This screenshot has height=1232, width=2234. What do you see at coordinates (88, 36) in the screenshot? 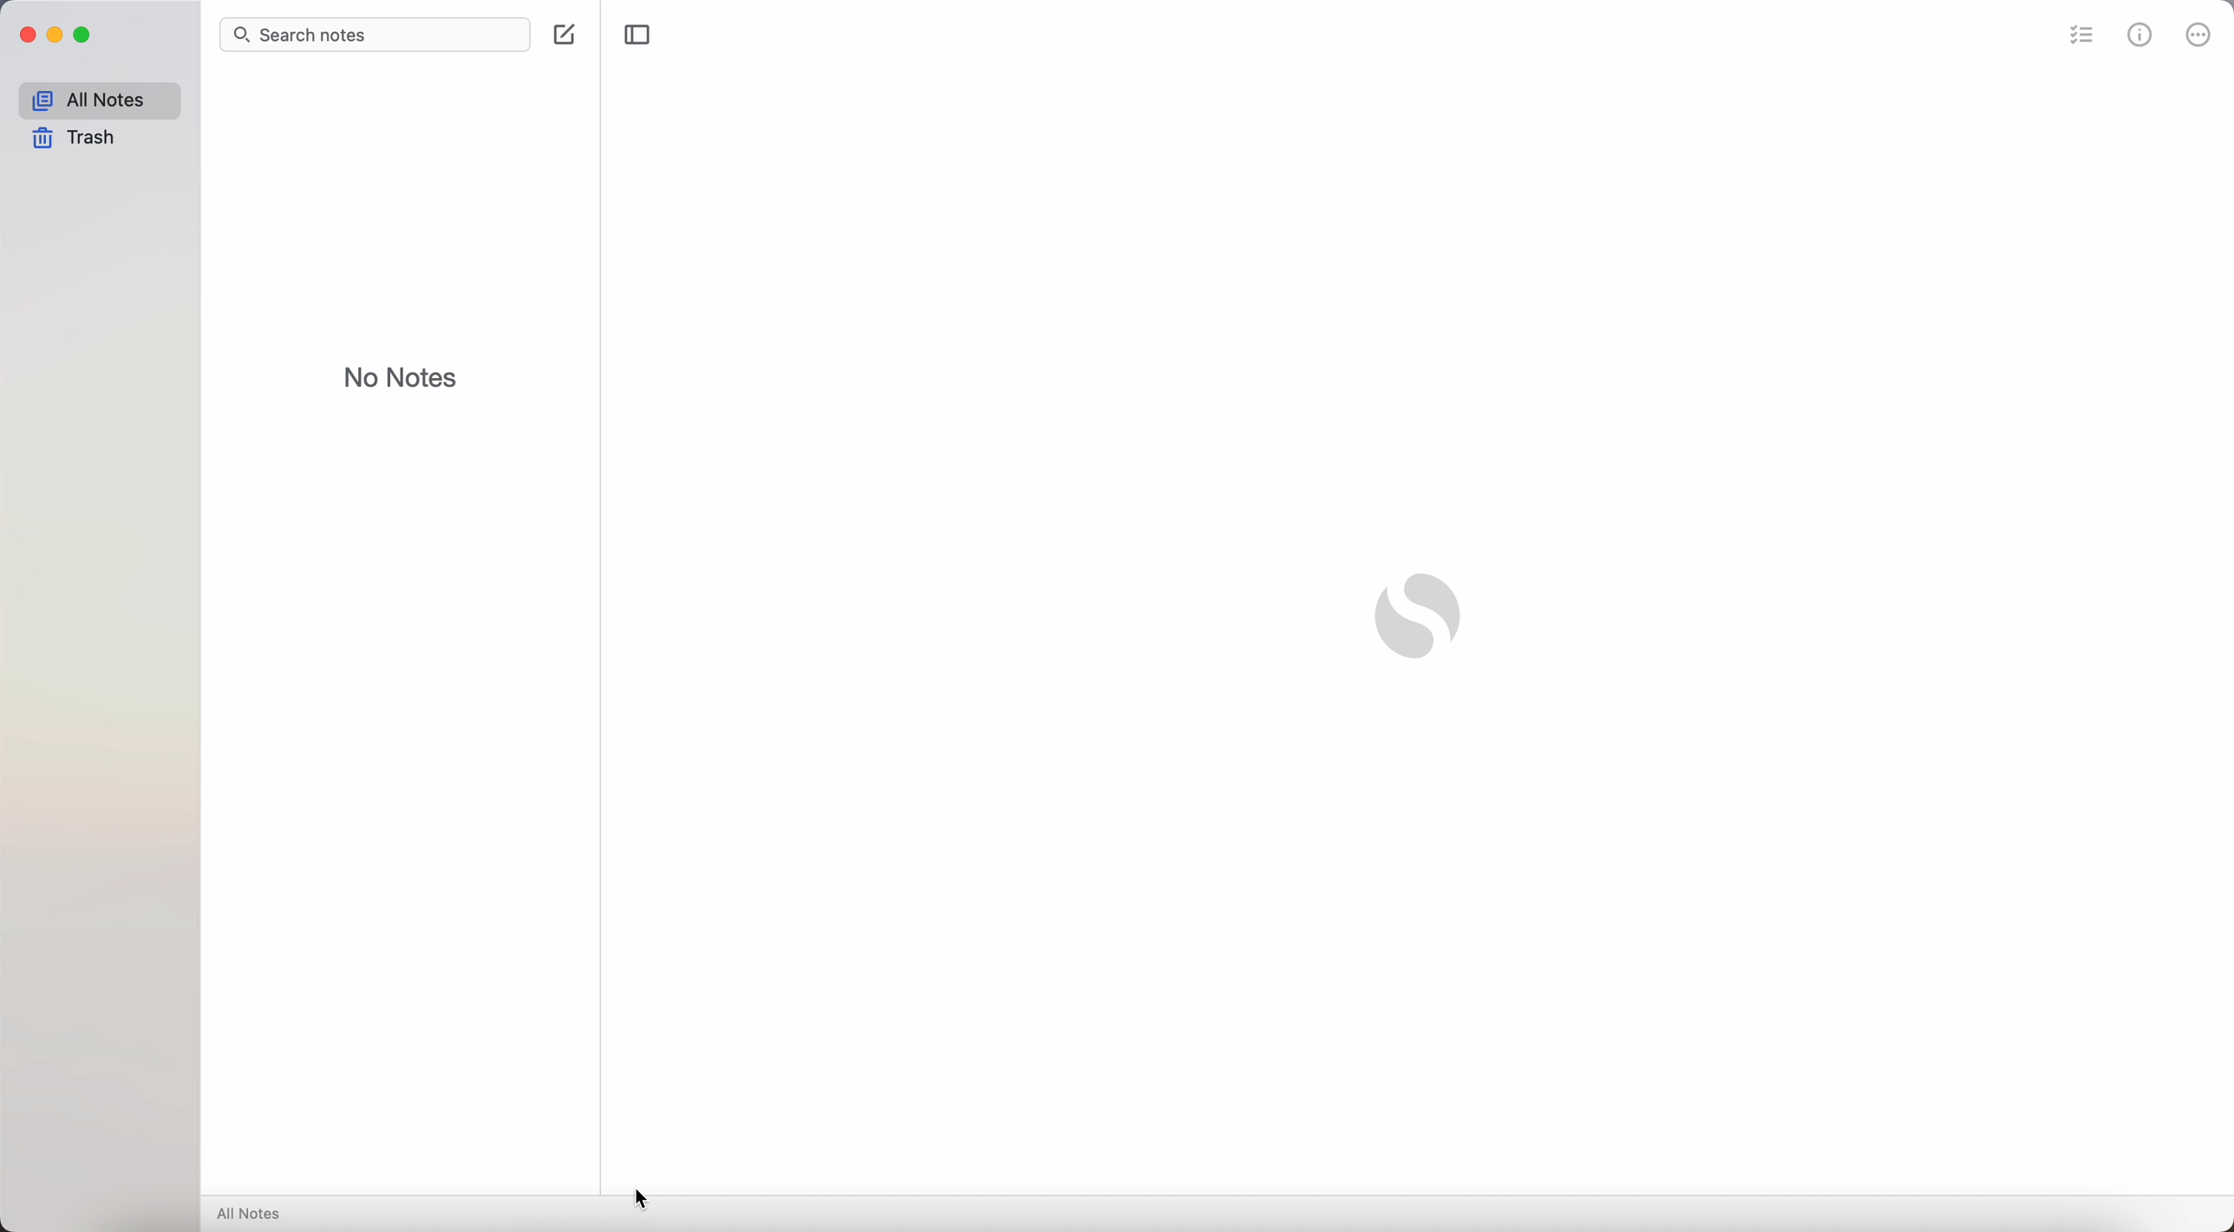
I see `maximize` at bounding box center [88, 36].